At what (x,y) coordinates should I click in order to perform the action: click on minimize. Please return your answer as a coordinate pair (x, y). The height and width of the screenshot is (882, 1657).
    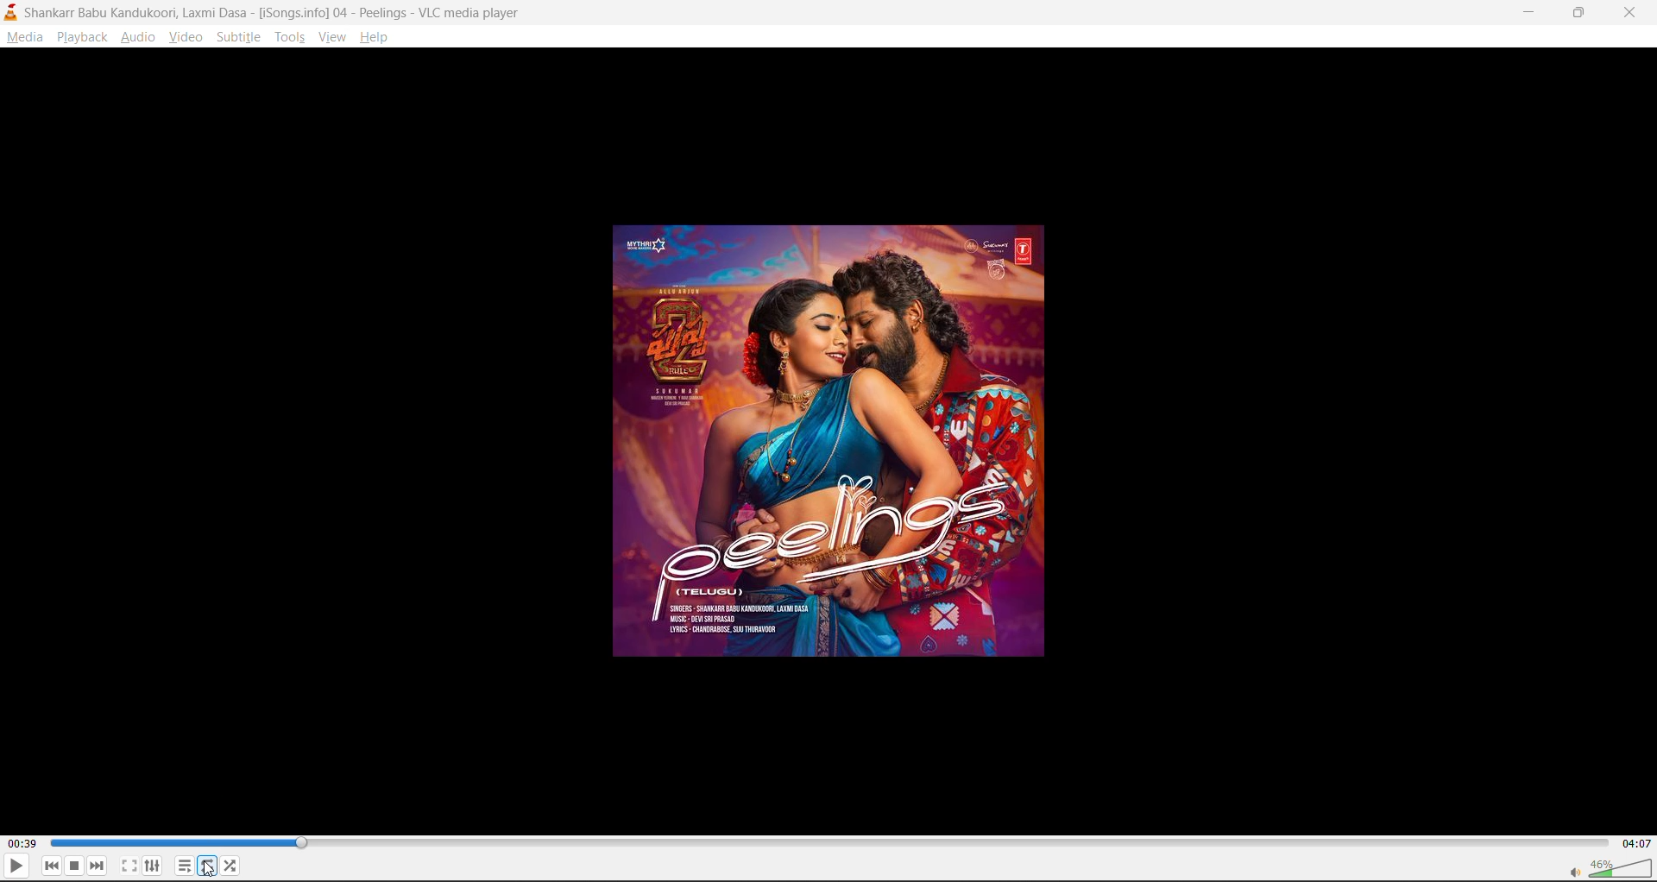
    Looking at the image, I should click on (1521, 13).